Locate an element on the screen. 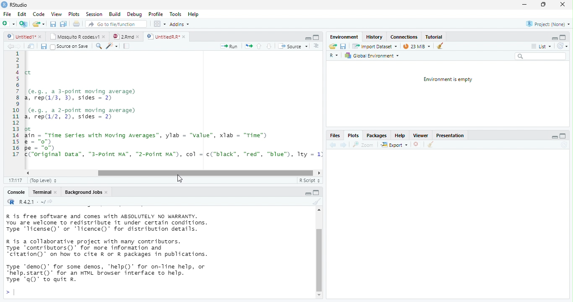 Image resolution: width=573 pixels, height=302 pixels. show in window is located at coordinates (31, 46).